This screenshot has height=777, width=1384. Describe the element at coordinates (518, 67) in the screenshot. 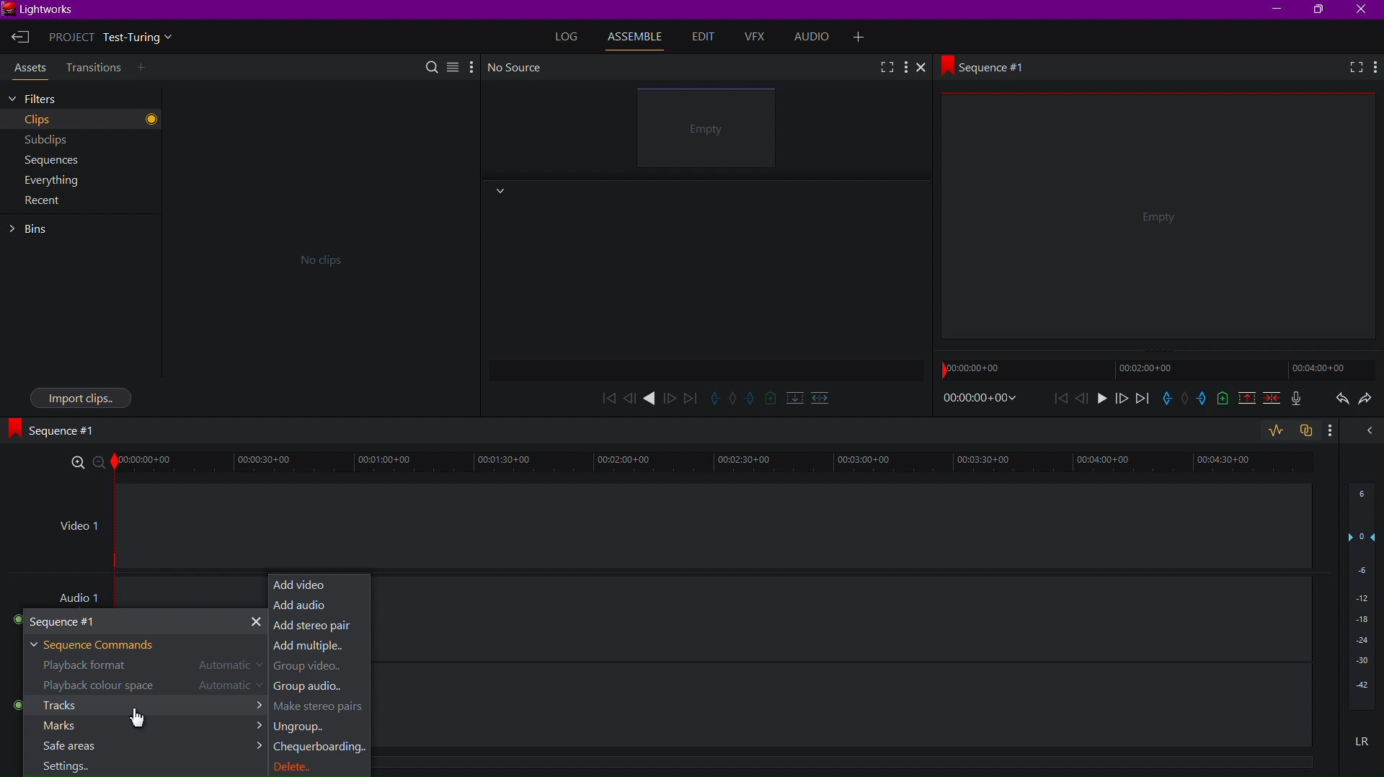

I see `No Source` at that location.